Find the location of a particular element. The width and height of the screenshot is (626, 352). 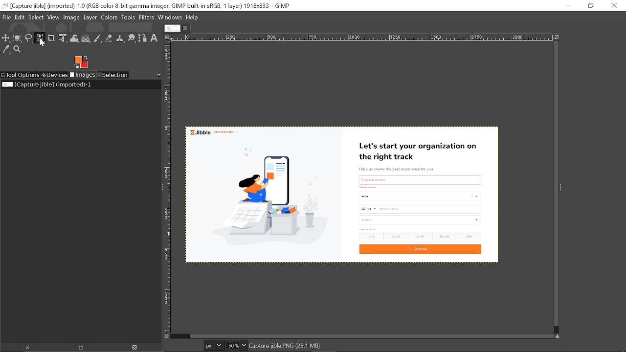

Images is located at coordinates (82, 75).